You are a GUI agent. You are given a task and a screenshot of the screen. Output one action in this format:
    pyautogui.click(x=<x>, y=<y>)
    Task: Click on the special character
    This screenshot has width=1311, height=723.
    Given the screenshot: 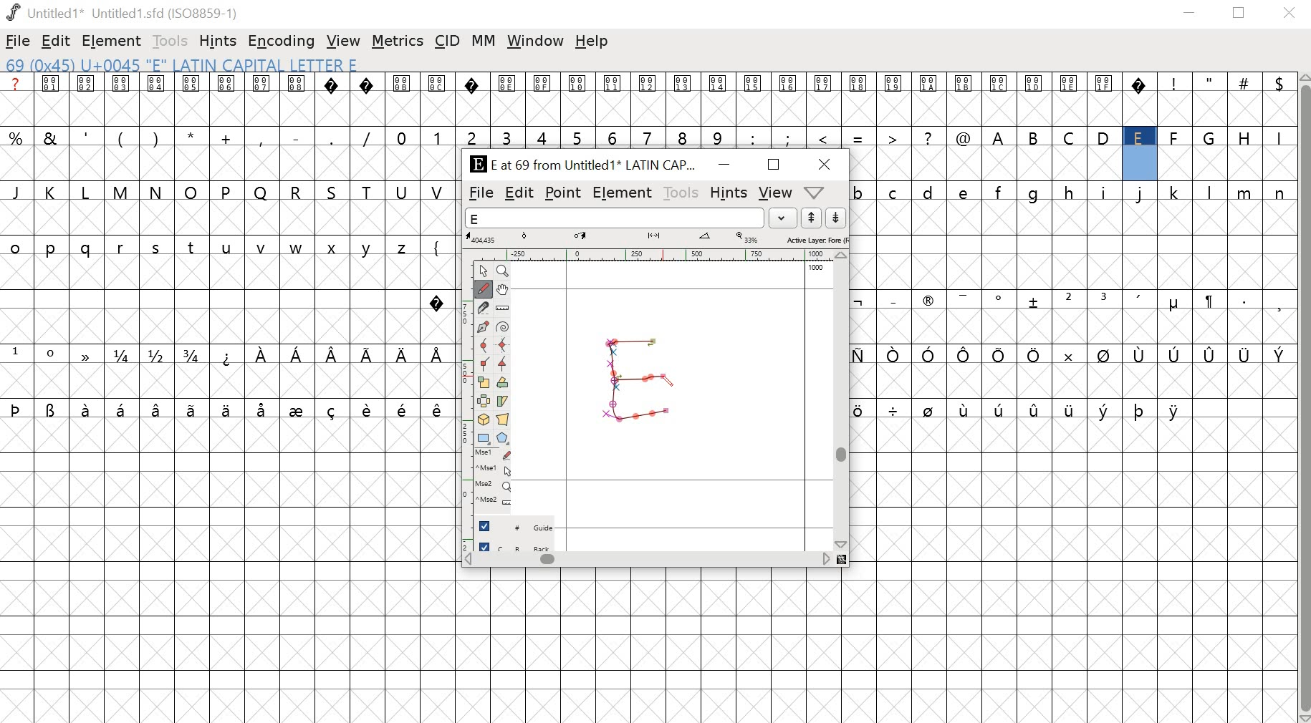 What is the action you would take?
    pyautogui.click(x=441, y=299)
    